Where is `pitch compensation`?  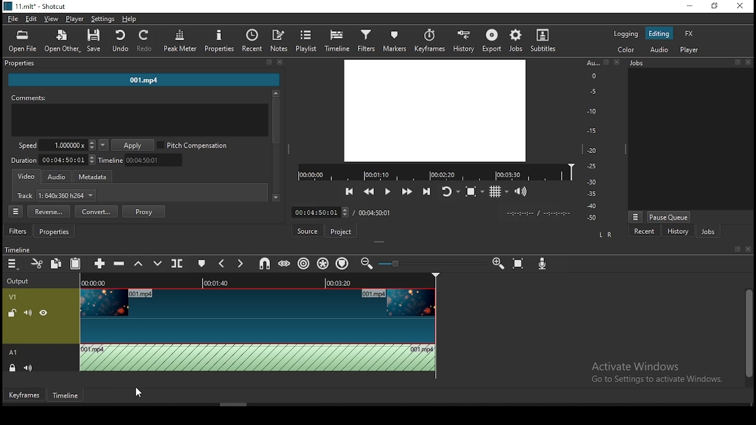
pitch compensation is located at coordinates (193, 144).